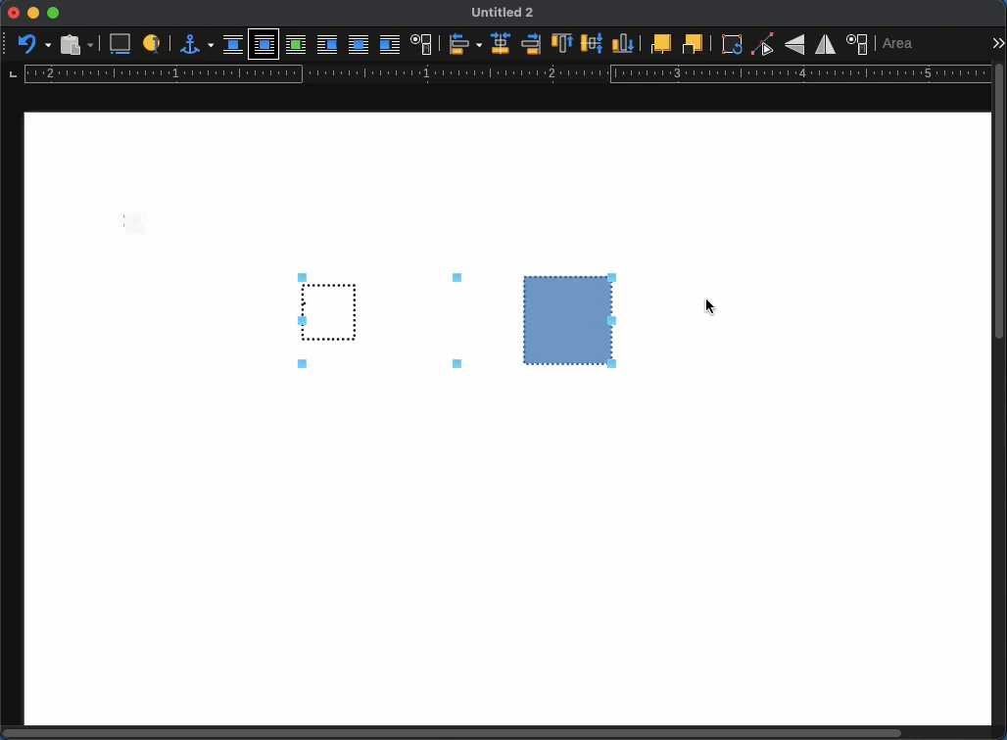  Describe the element at coordinates (390, 45) in the screenshot. I see `after` at that location.